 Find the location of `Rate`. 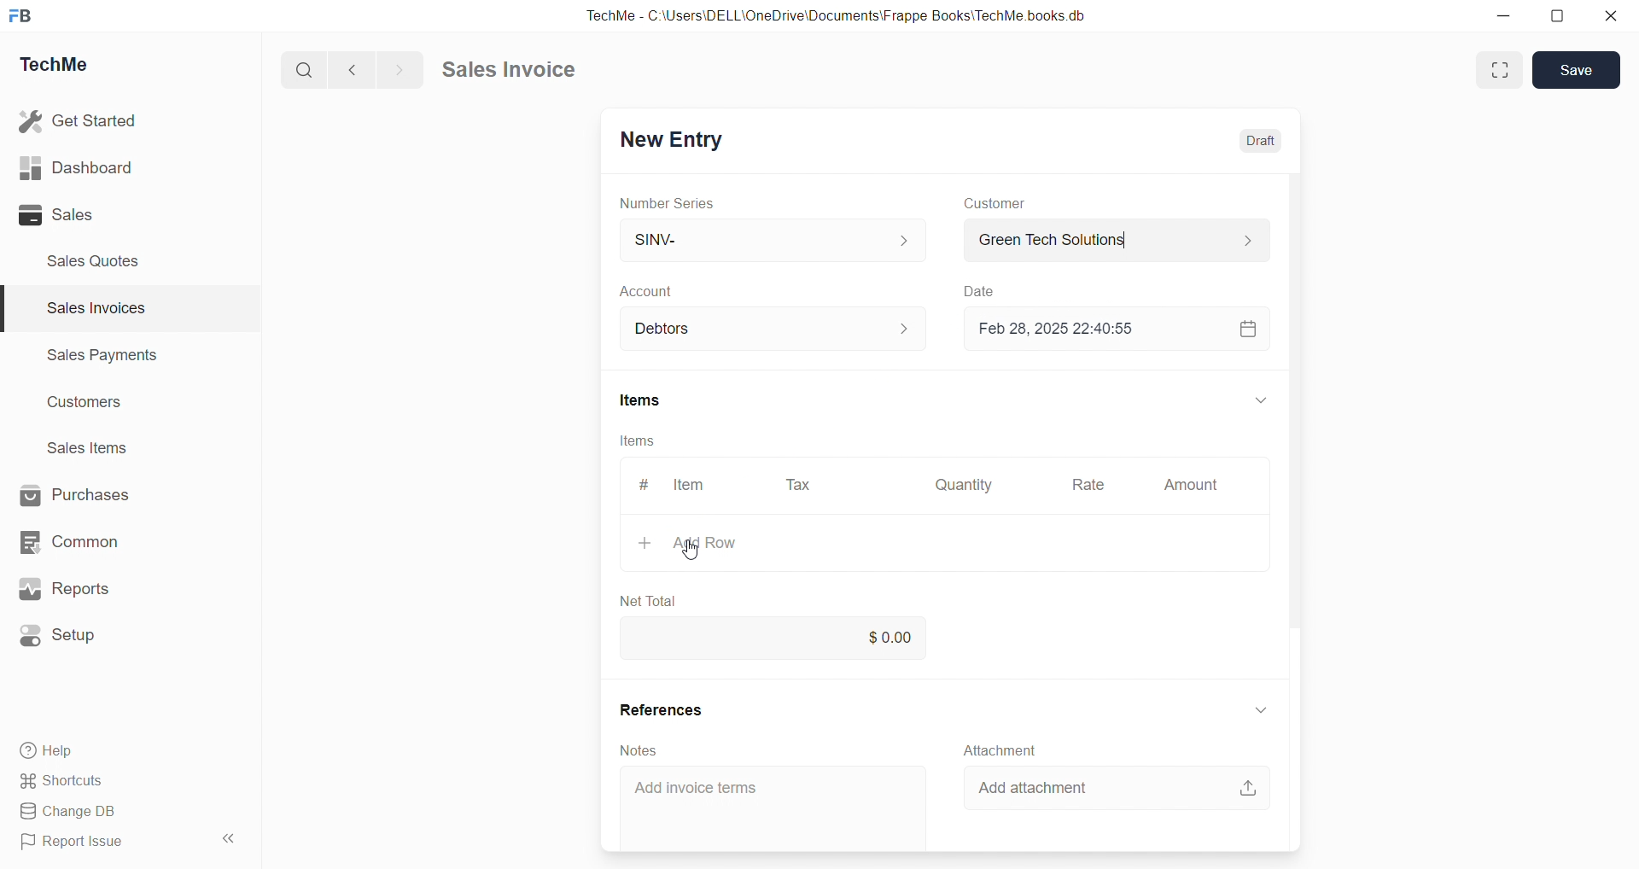

Rate is located at coordinates (1090, 484).